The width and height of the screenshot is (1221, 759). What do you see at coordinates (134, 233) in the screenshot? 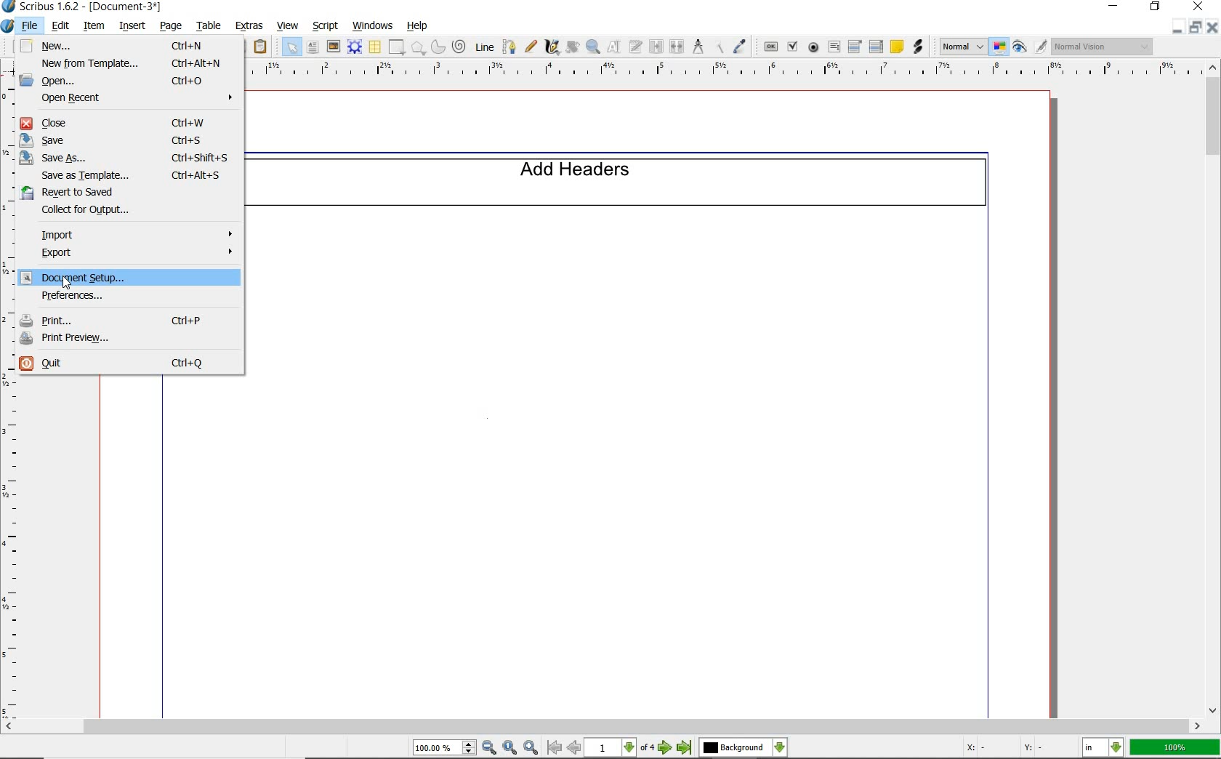
I see `import` at bounding box center [134, 233].